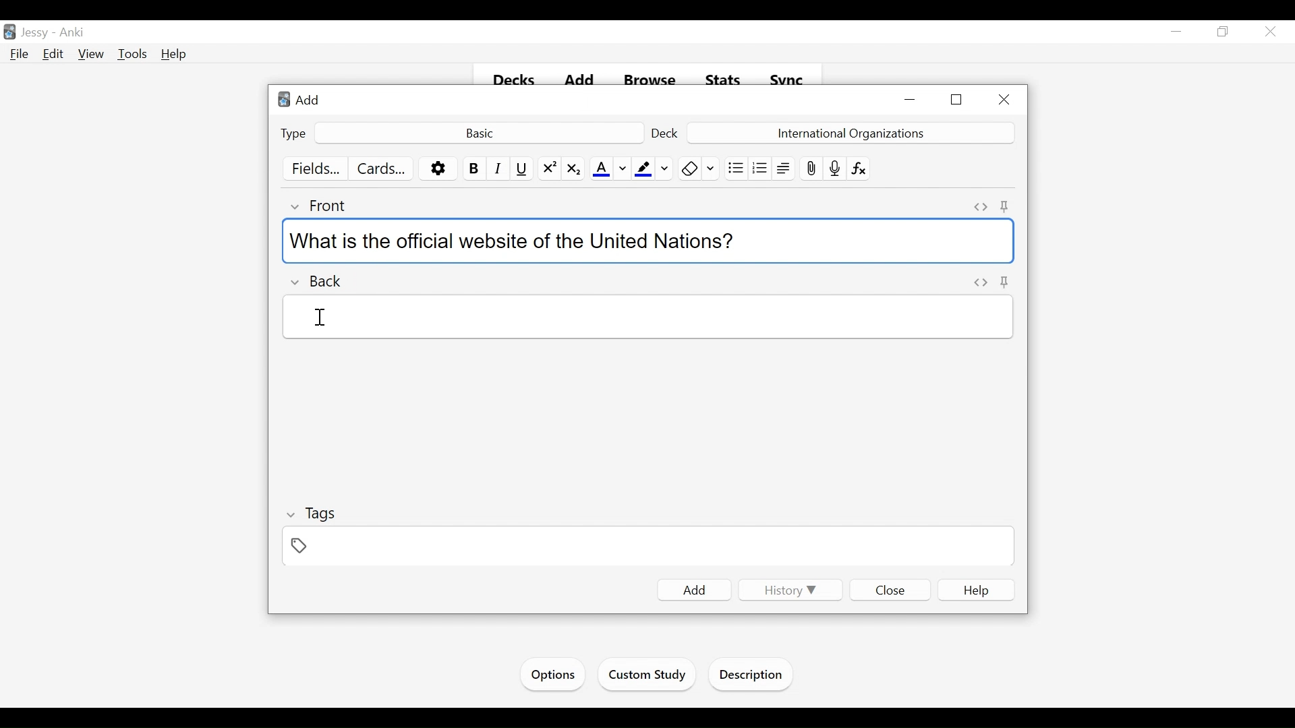 Image resolution: width=1295 pixels, height=728 pixels. I want to click on View, so click(91, 53).